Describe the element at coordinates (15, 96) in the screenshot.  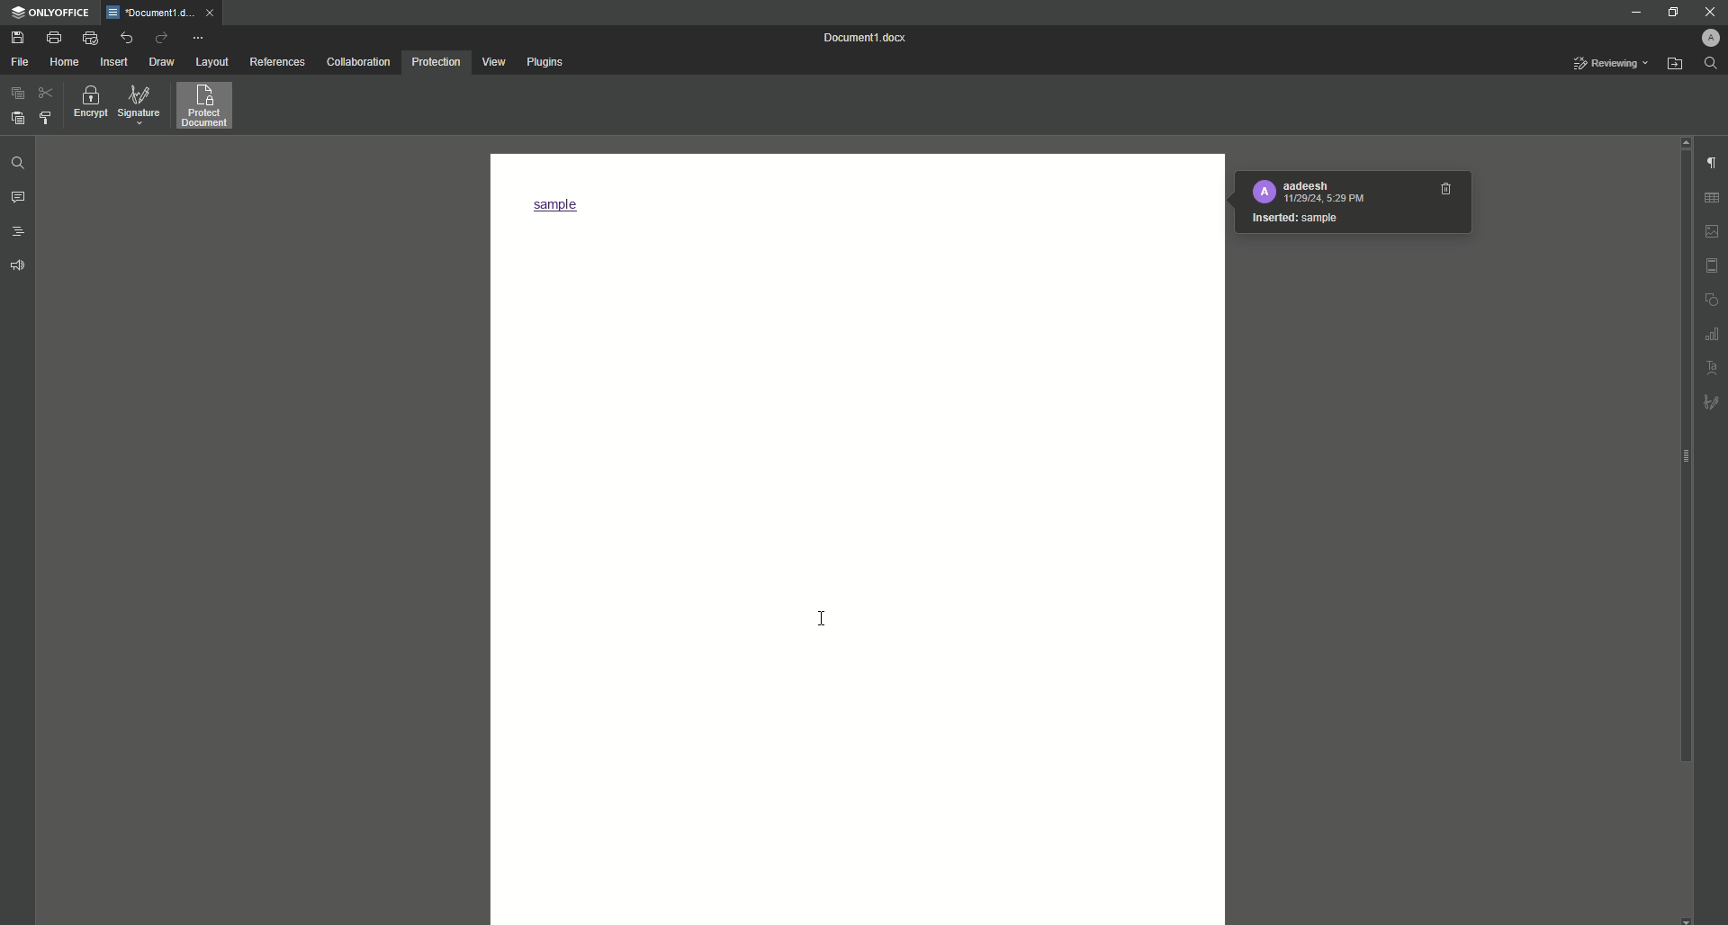
I see `Paste` at that location.